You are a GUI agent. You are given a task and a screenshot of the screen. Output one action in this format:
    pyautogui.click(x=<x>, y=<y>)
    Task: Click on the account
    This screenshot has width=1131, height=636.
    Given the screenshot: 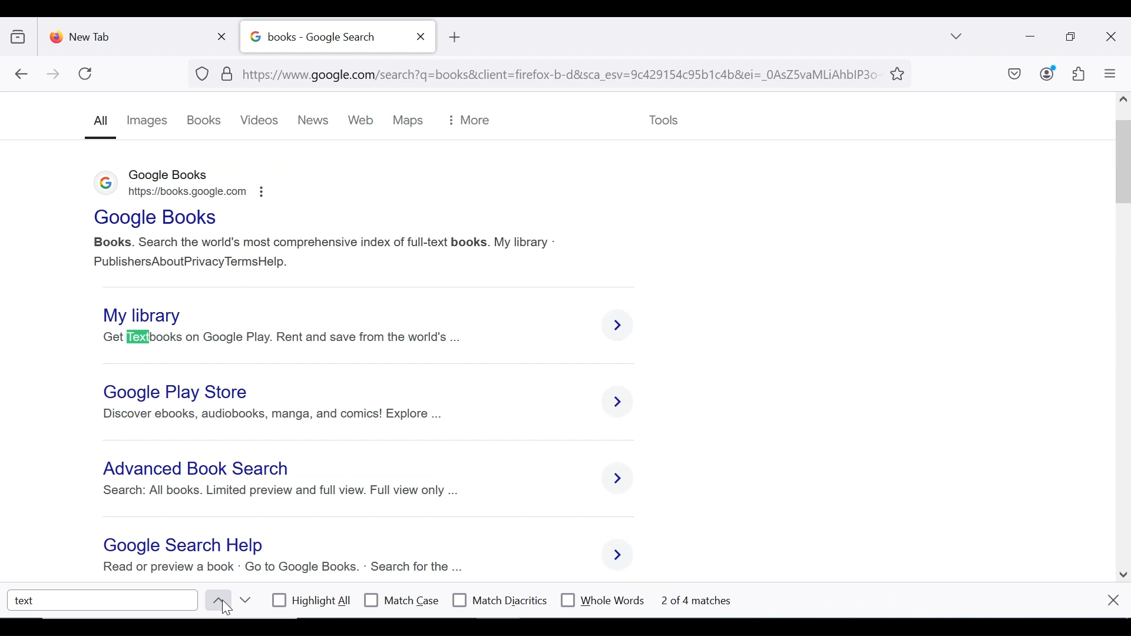 What is the action you would take?
    pyautogui.click(x=1048, y=73)
    